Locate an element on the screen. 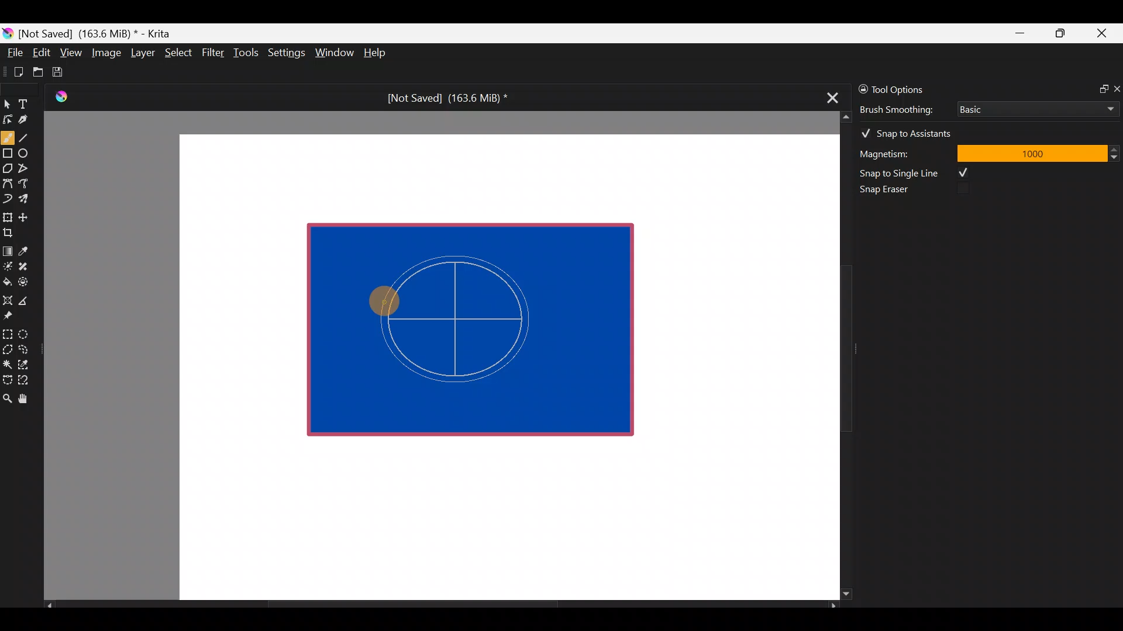 This screenshot has width=1123, height=631. Save is located at coordinates (66, 72).